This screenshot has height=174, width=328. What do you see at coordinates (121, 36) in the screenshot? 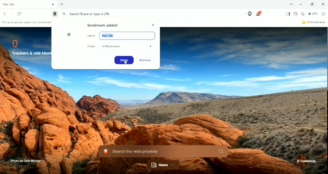
I see `Name` at bounding box center [121, 36].